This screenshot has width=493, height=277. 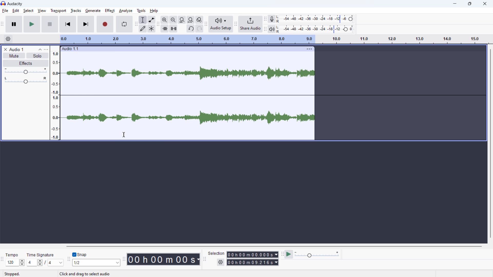 I want to click on share audio, so click(x=251, y=24).